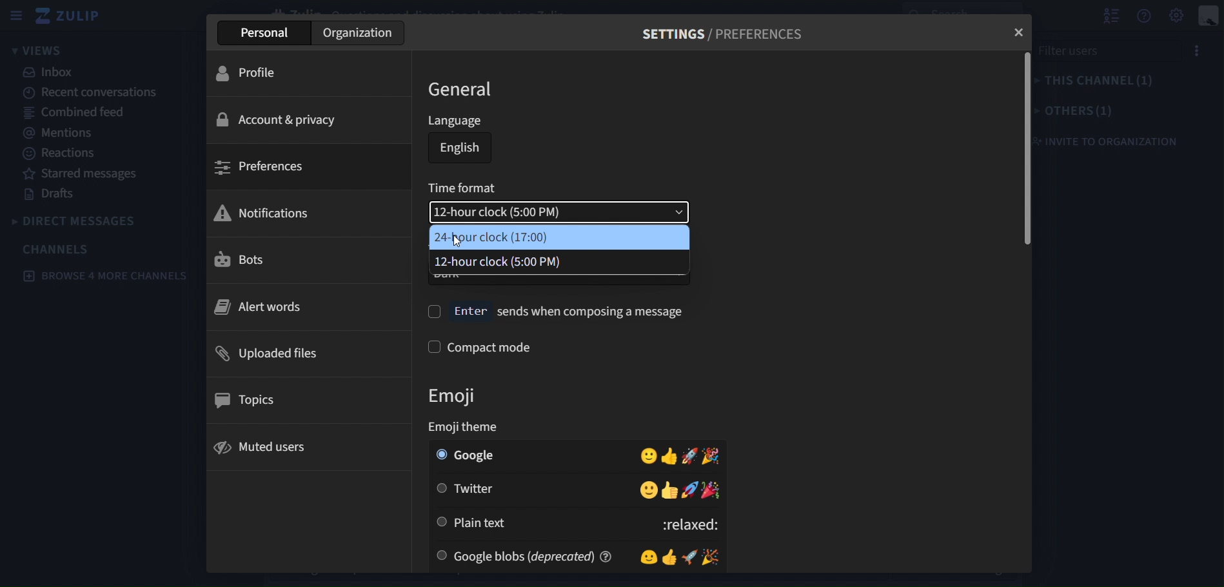  Describe the element at coordinates (1076, 112) in the screenshot. I see `others(1)` at that location.